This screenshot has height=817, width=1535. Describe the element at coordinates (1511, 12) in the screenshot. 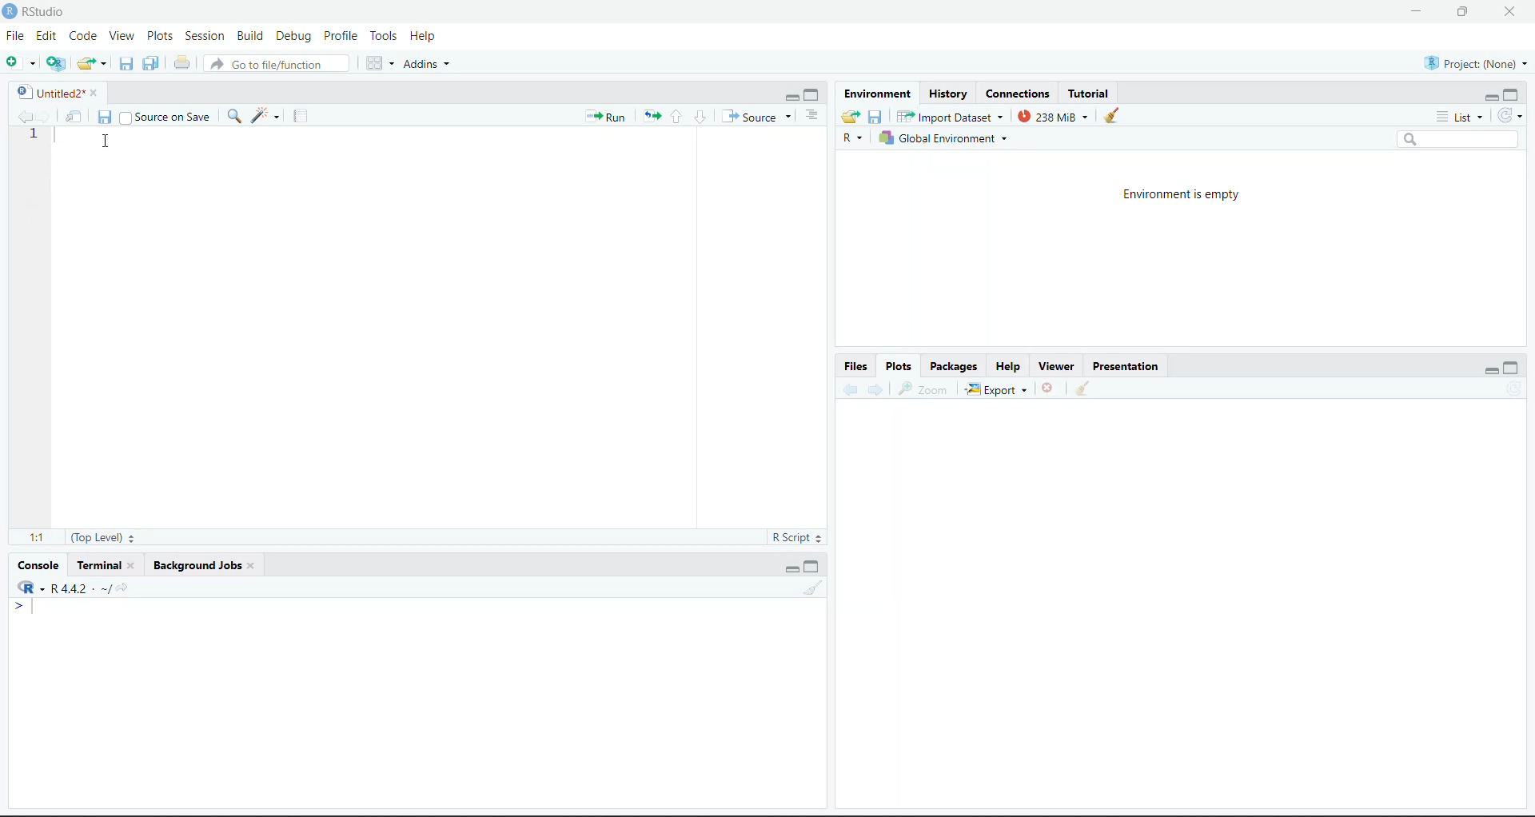

I see `close` at that location.